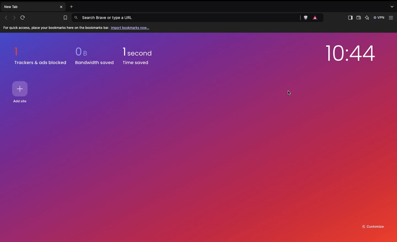  What do you see at coordinates (21, 89) in the screenshot?
I see `Add site` at bounding box center [21, 89].